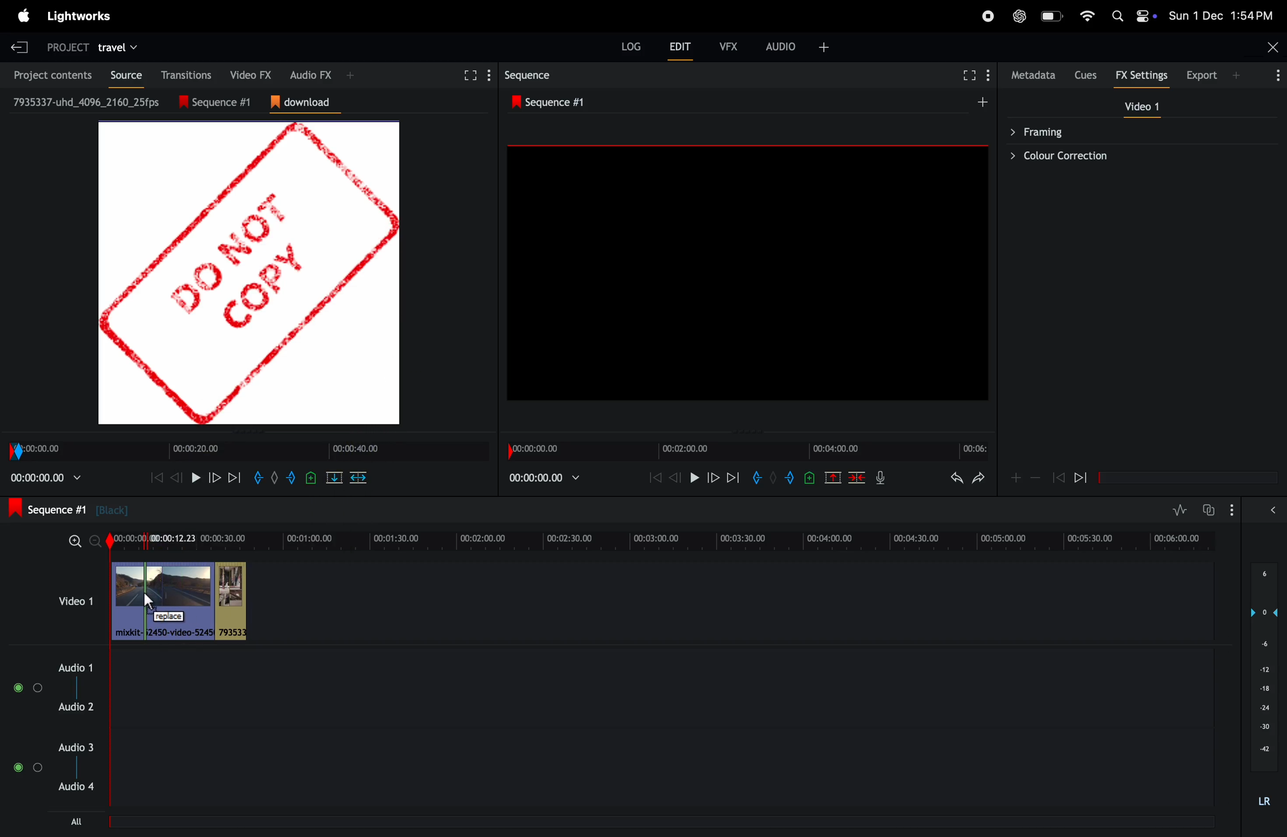  What do you see at coordinates (553, 102) in the screenshot?
I see `sequence #1` at bounding box center [553, 102].